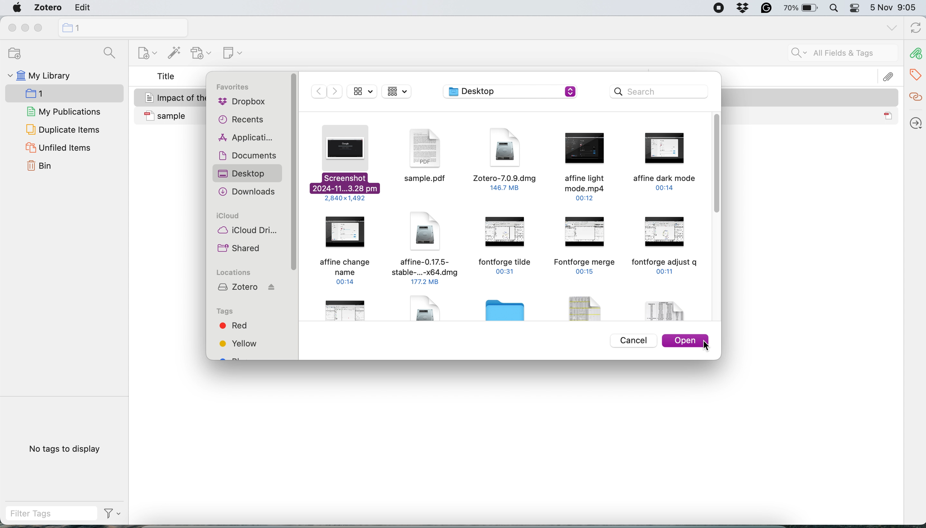 The image size is (926, 528). I want to click on File, so click(432, 312).